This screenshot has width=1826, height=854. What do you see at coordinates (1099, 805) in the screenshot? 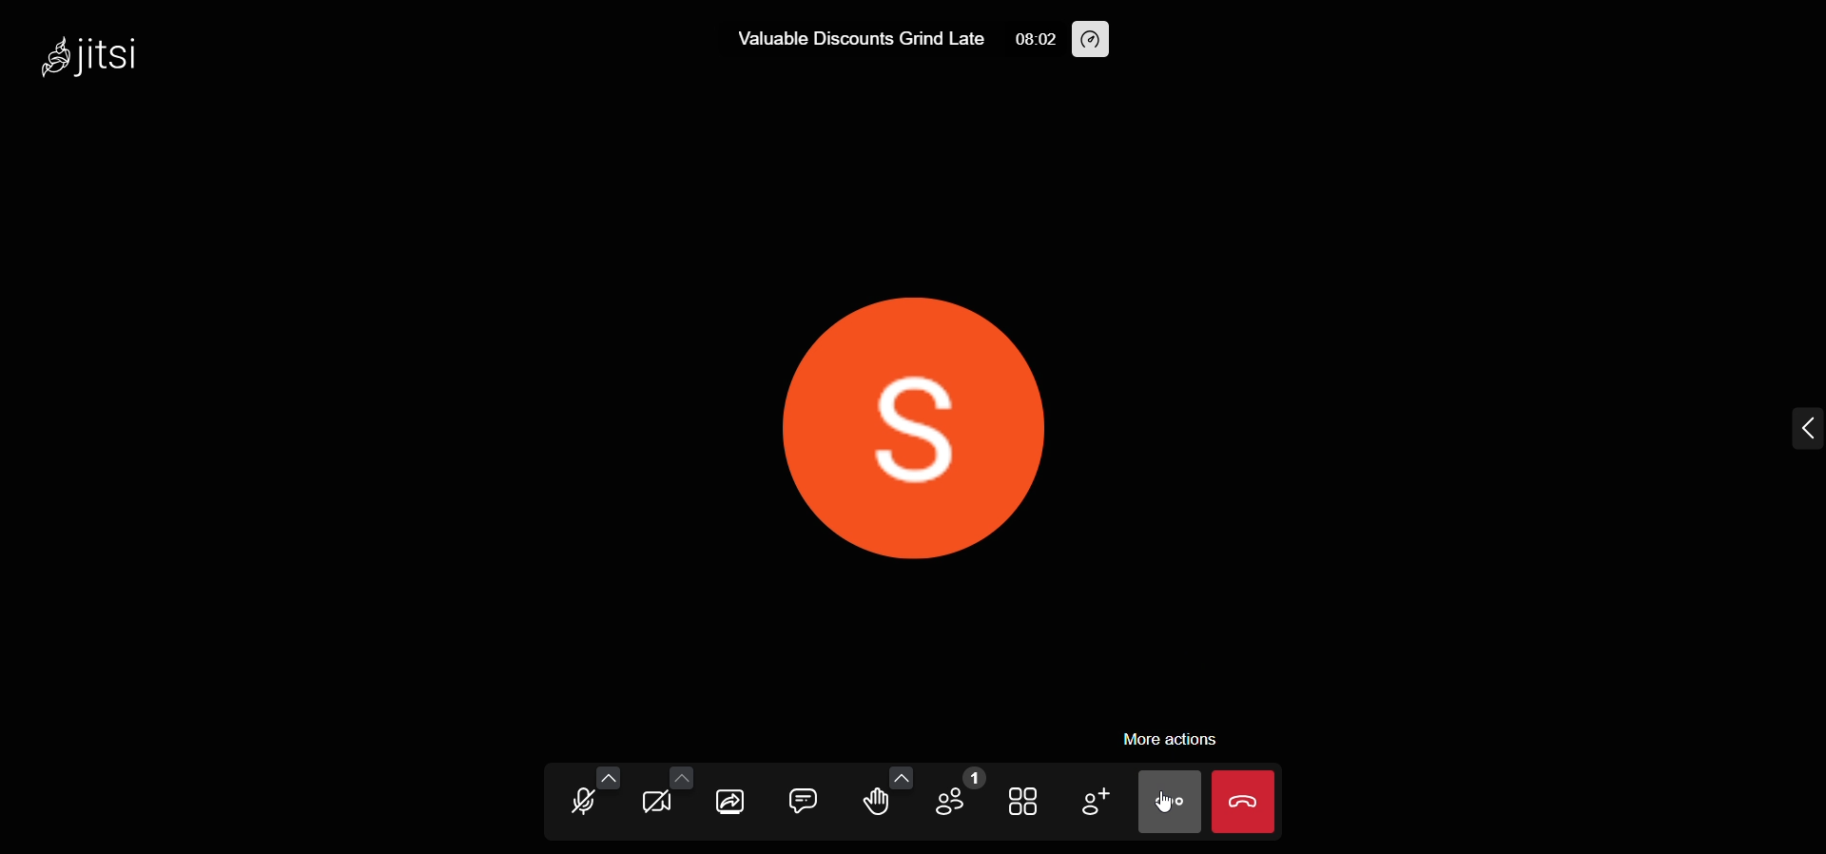
I see `invite people` at bounding box center [1099, 805].